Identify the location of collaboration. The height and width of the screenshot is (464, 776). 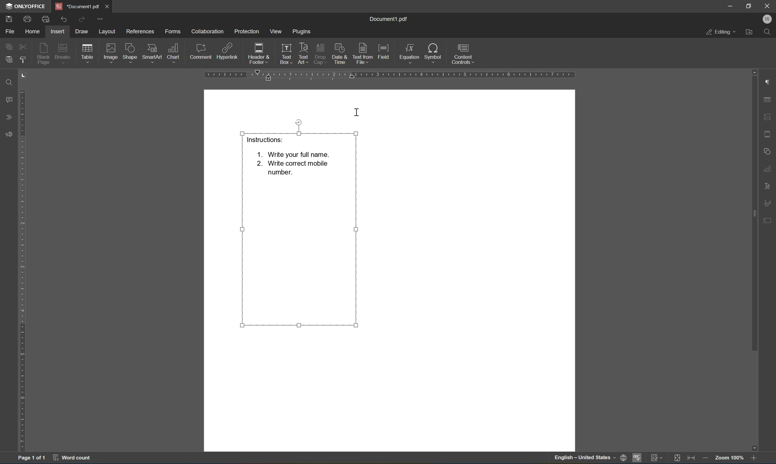
(208, 32).